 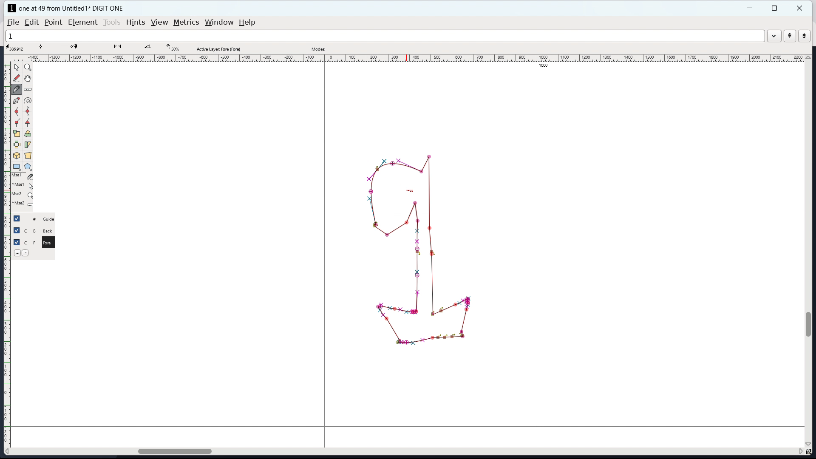 I want to click on element, so click(x=82, y=22).